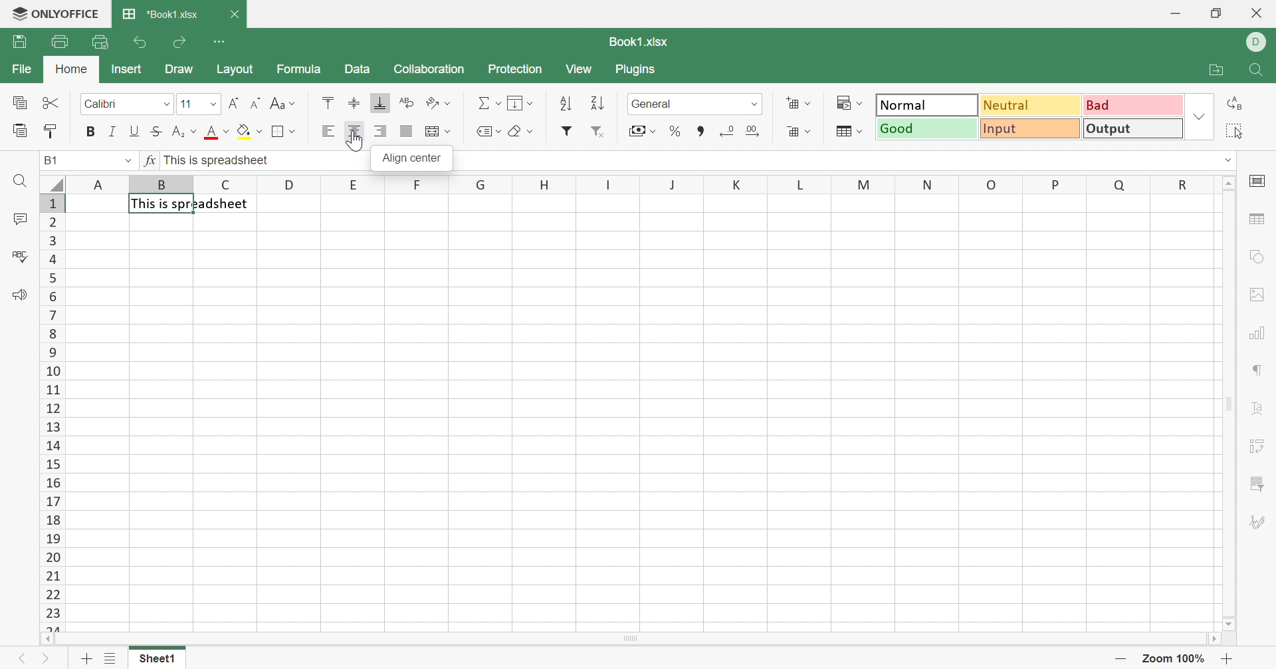 The height and width of the screenshot is (669, 1276). Describe the element at coordinates (631, 639) in the screenshot. I see `Scroll Bar` at that location.